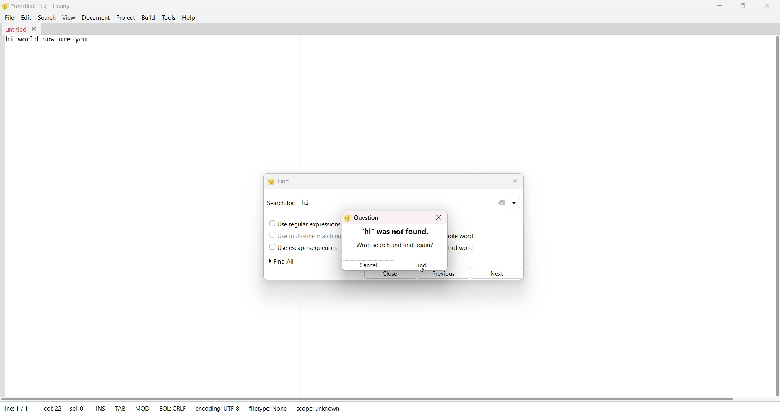  I want to click on search for:, so click(281, 203).